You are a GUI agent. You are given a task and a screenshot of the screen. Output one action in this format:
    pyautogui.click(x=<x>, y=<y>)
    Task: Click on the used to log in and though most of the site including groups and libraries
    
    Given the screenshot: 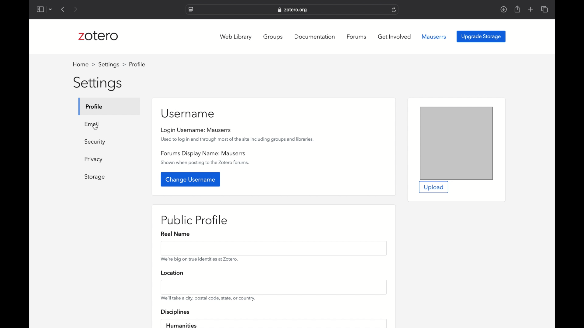 What is the action you would take?
    pyautogui.click(x=237, y=139)
    